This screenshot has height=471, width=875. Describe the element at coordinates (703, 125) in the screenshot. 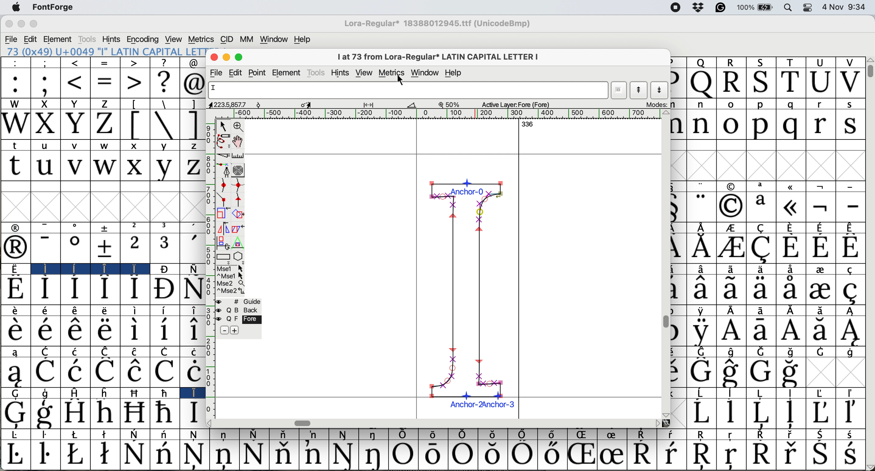

I see `n` at that location.